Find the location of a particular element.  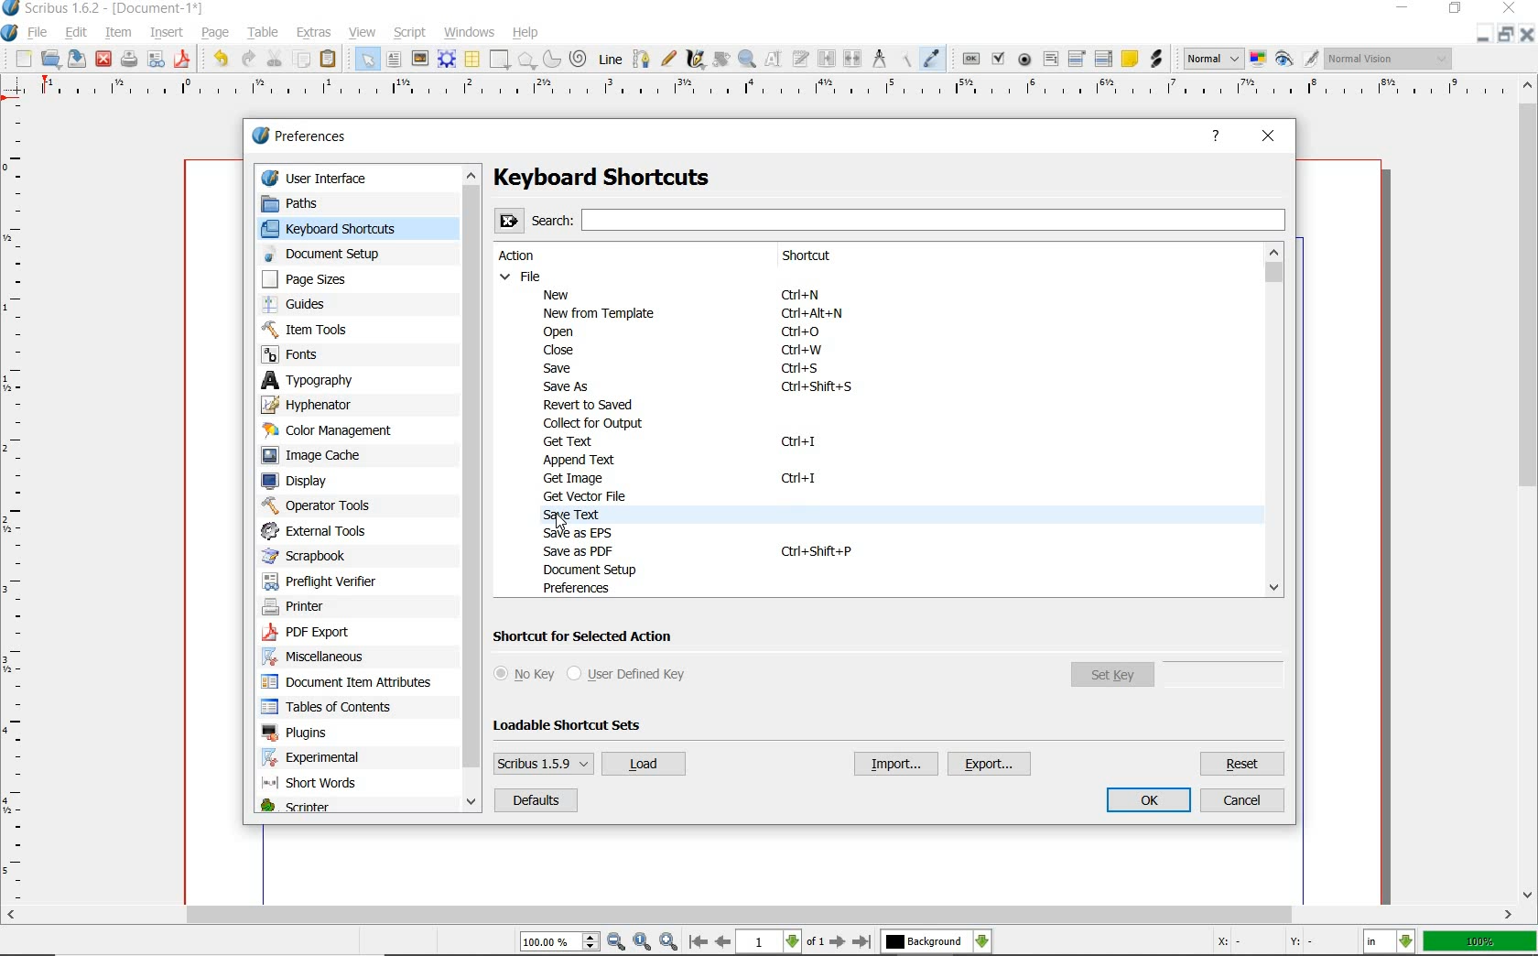

shape is located at coordinates (501, 60).